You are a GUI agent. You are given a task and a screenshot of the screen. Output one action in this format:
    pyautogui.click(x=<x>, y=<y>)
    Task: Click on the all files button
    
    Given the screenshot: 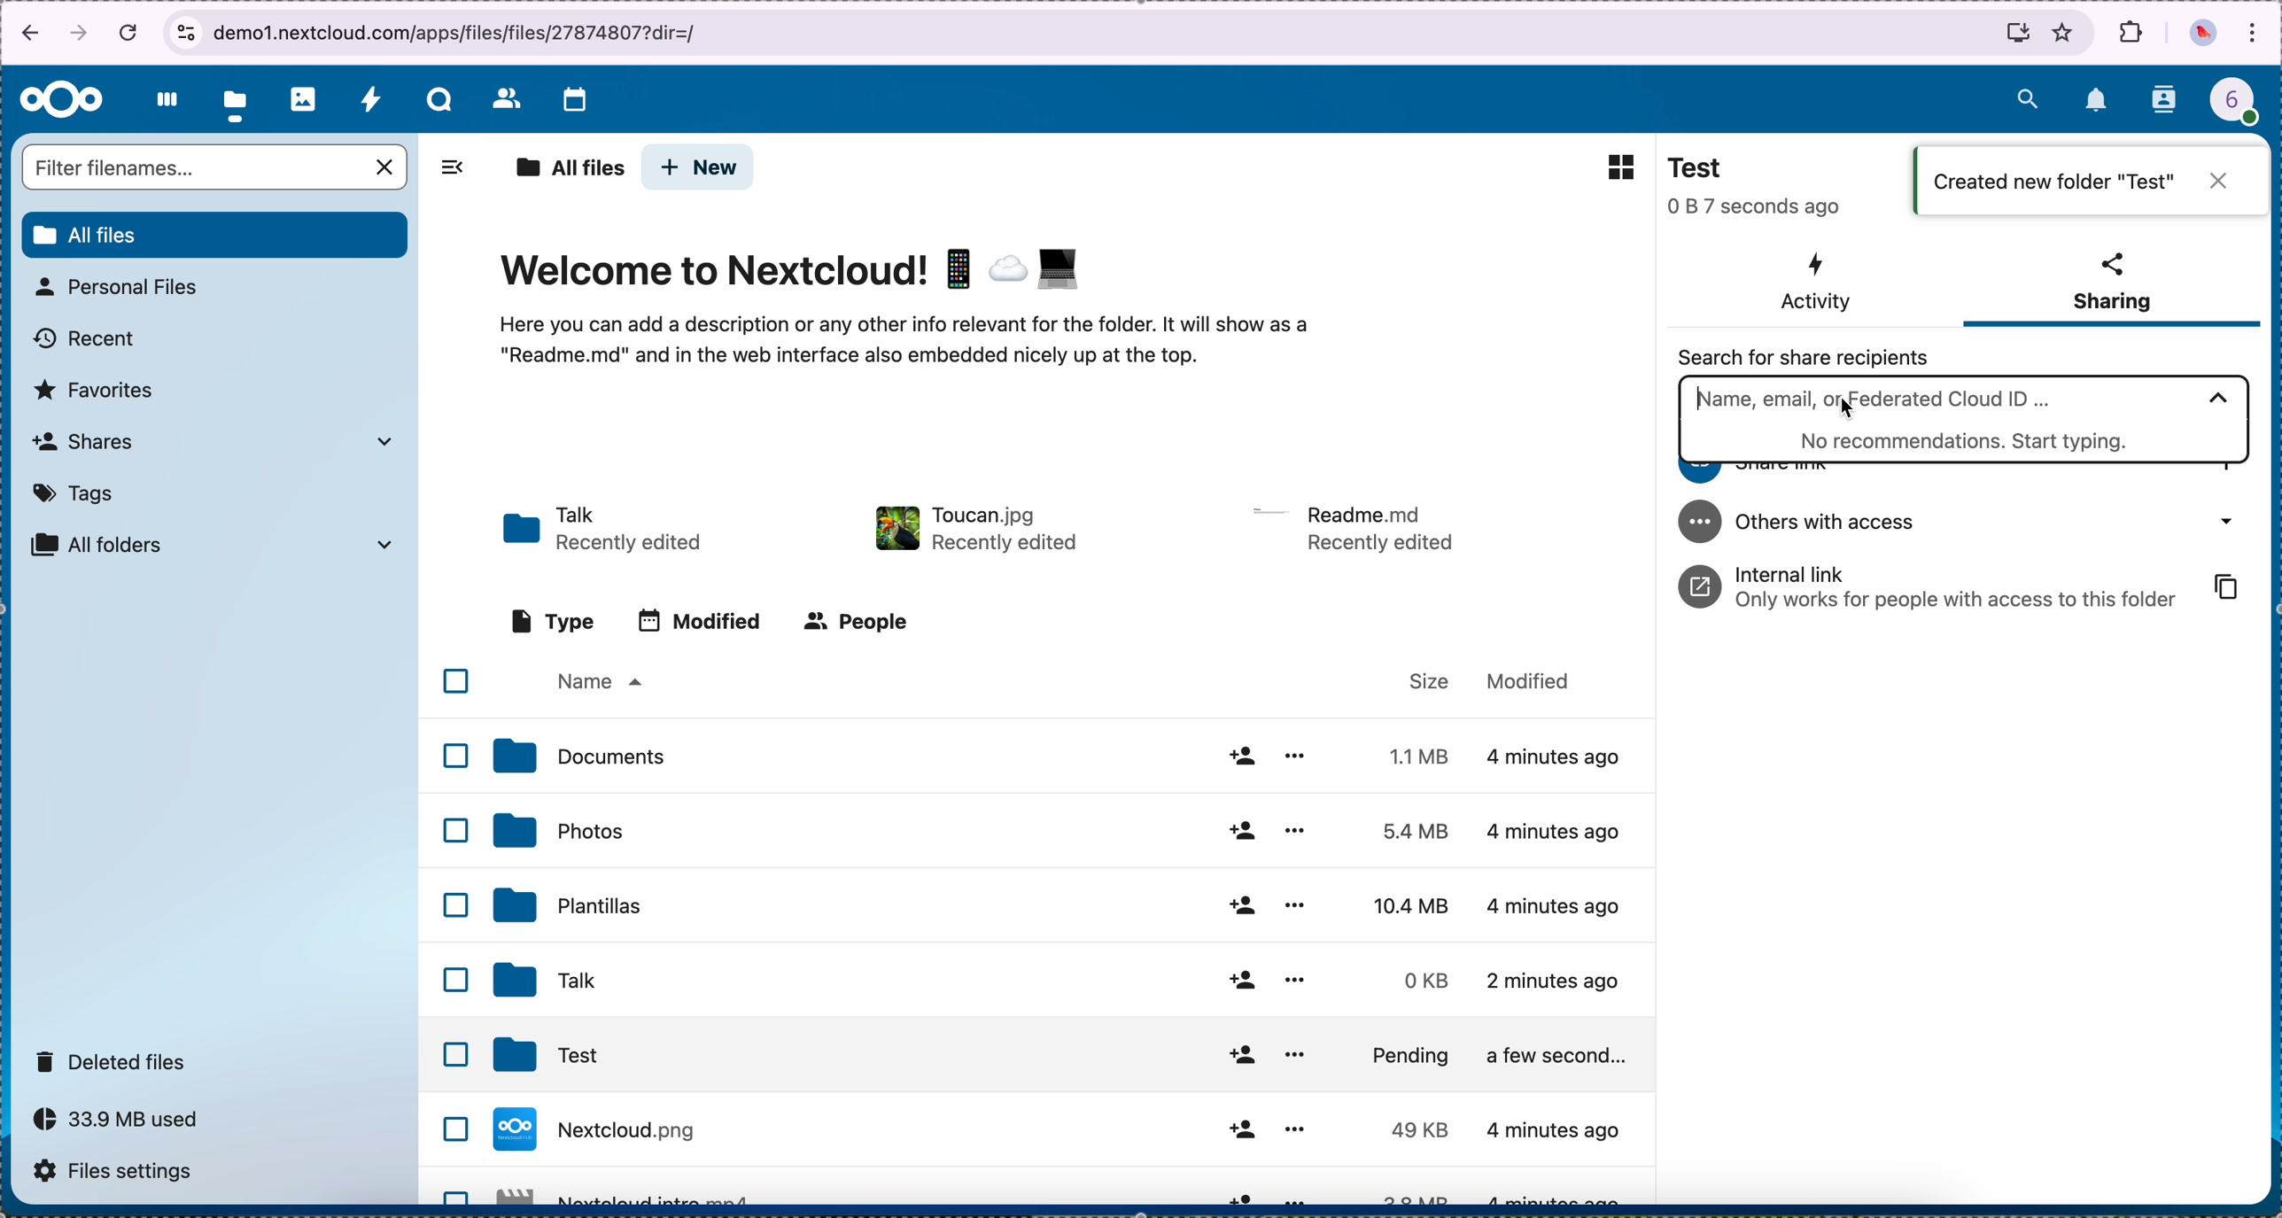 What is the action you would take?
    pyautogui.click(x=217, y=236)
    